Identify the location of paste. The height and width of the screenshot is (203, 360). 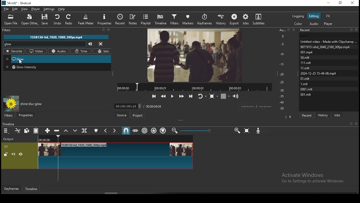
(36, 131).